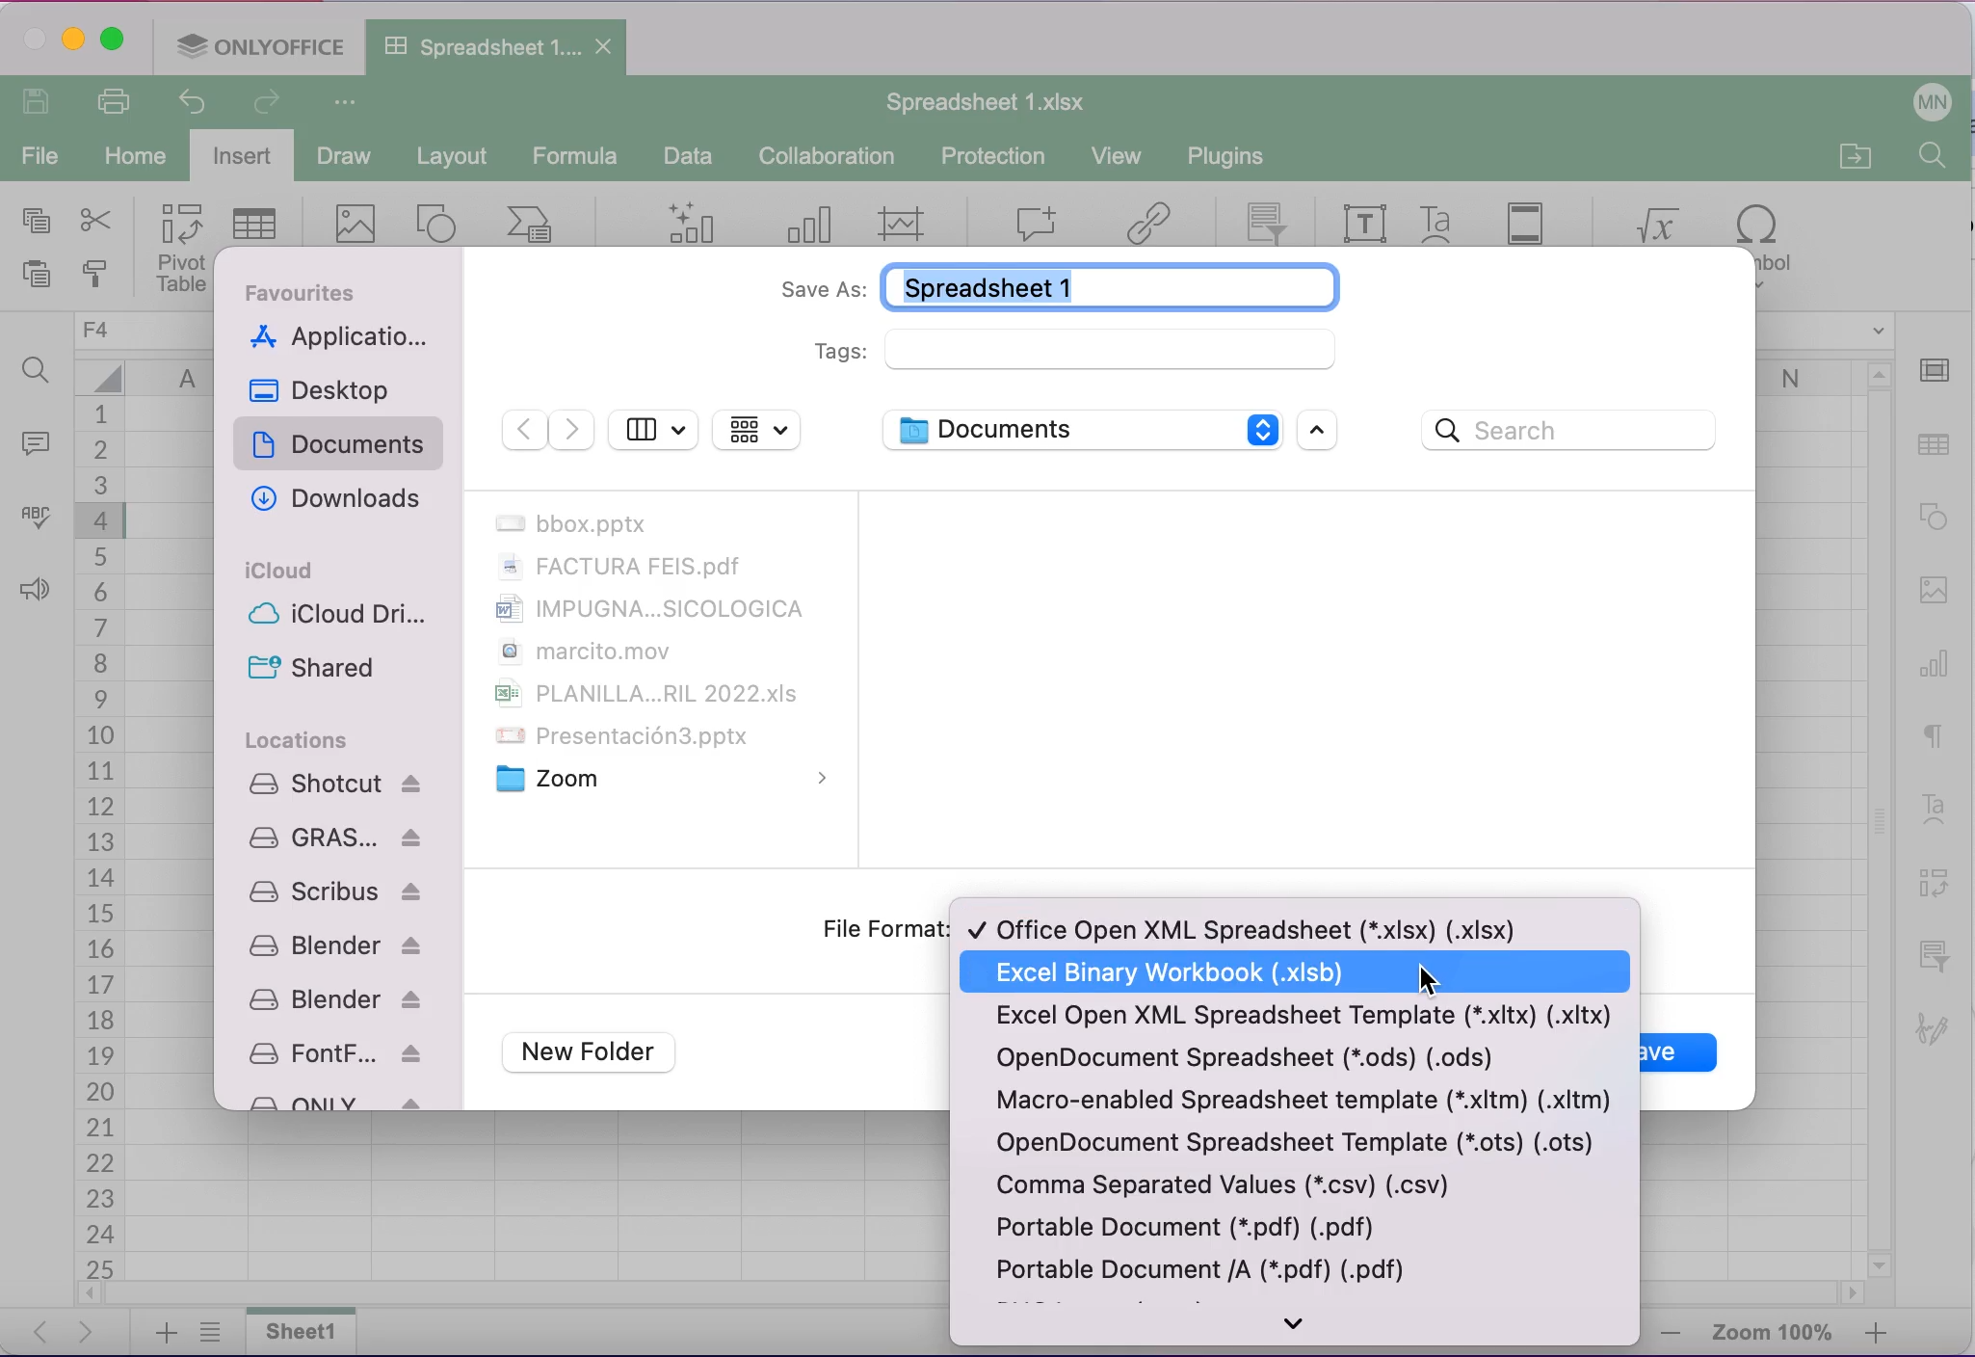  What do you see at coordinates (1299, 1141) in the screenshot?
I see `opendocument spreadsheet template` at bounding box center [1299, 1141].